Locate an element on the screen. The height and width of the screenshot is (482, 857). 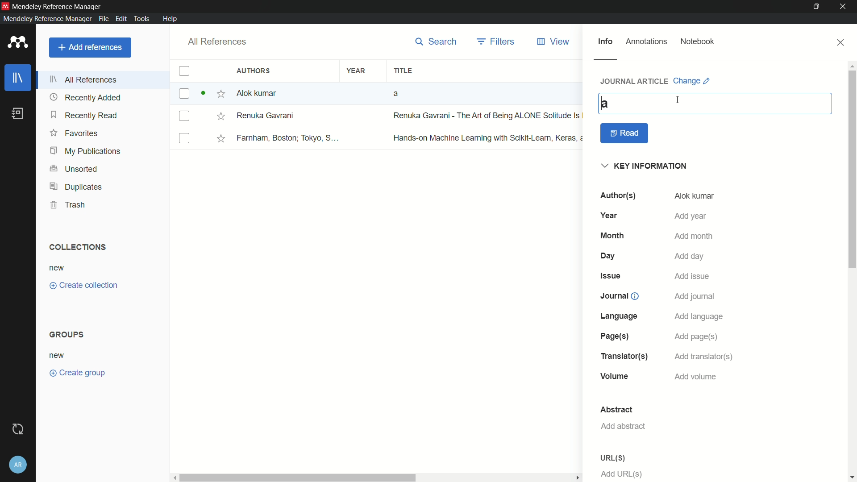
app icon is located at coordinates (5, 6).